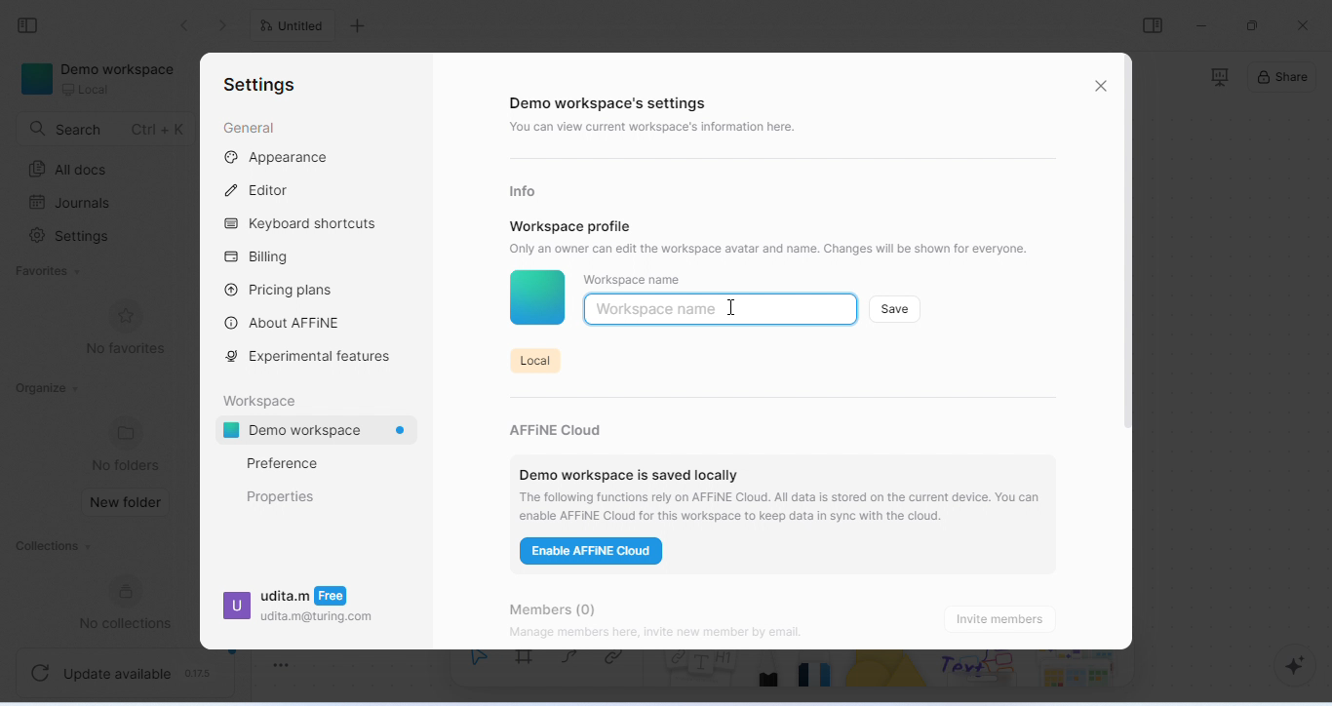  Describe the element at coordinates (282, 496) in the screenshot. I see `properties` at that location.